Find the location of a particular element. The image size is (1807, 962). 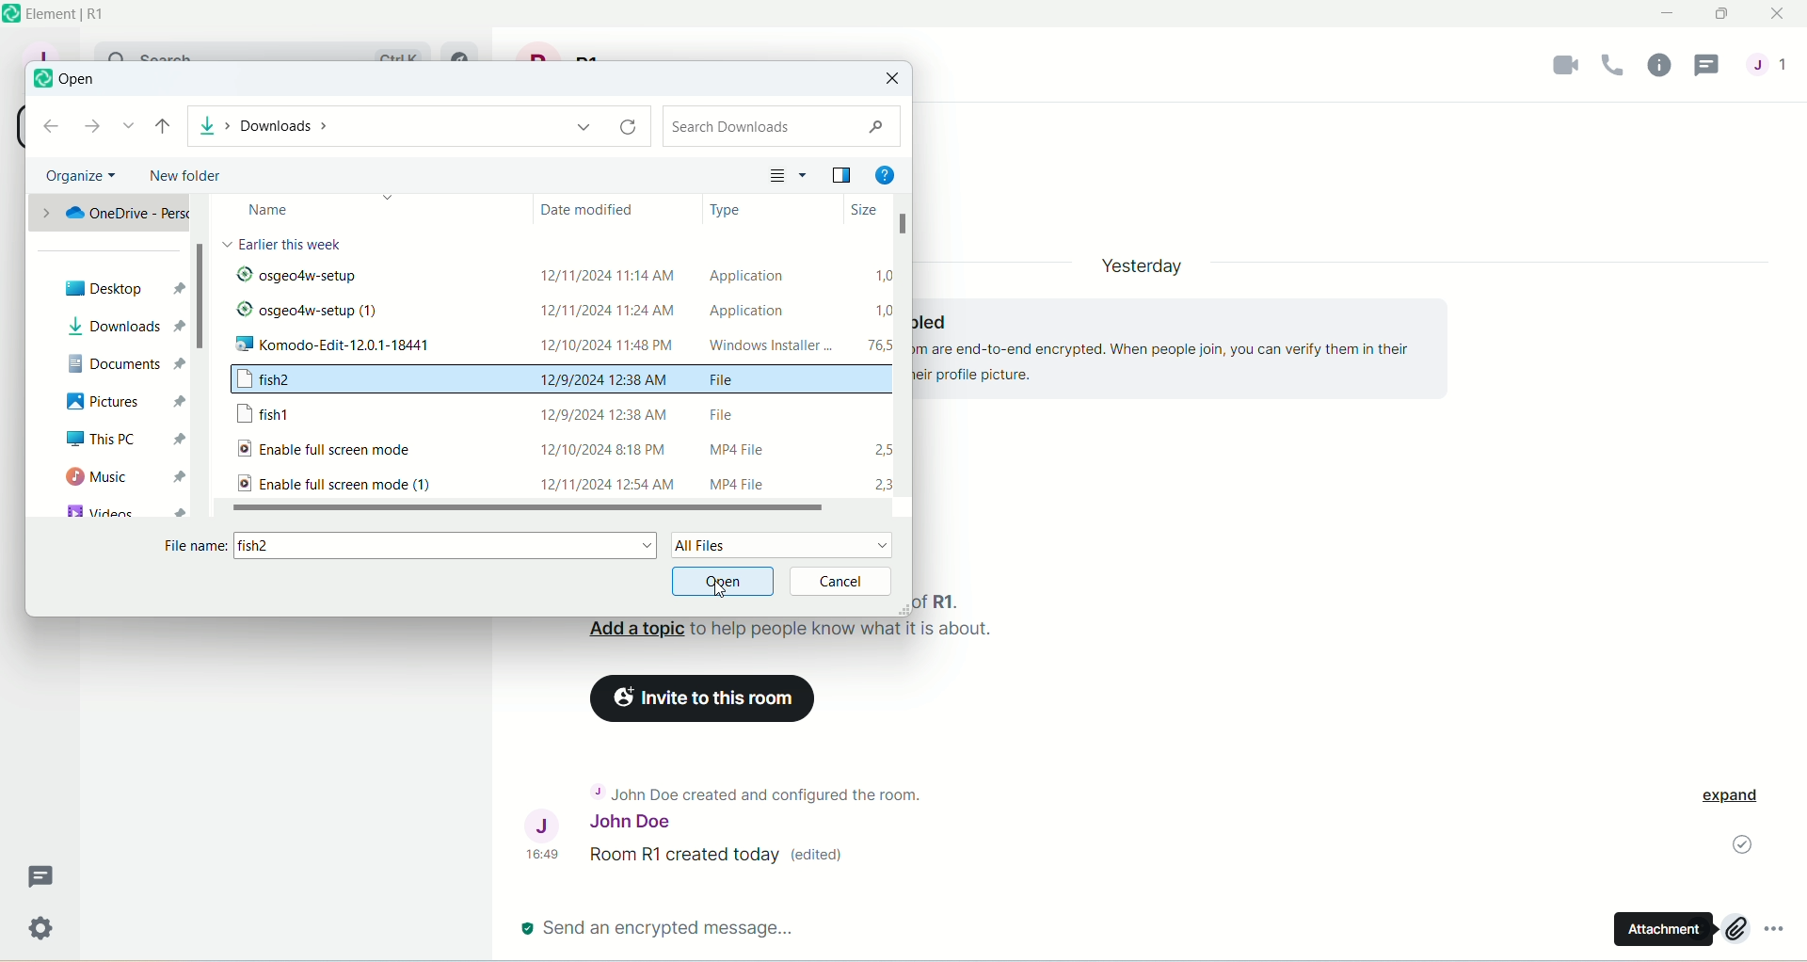

all files is located at coordinates (782, 545).